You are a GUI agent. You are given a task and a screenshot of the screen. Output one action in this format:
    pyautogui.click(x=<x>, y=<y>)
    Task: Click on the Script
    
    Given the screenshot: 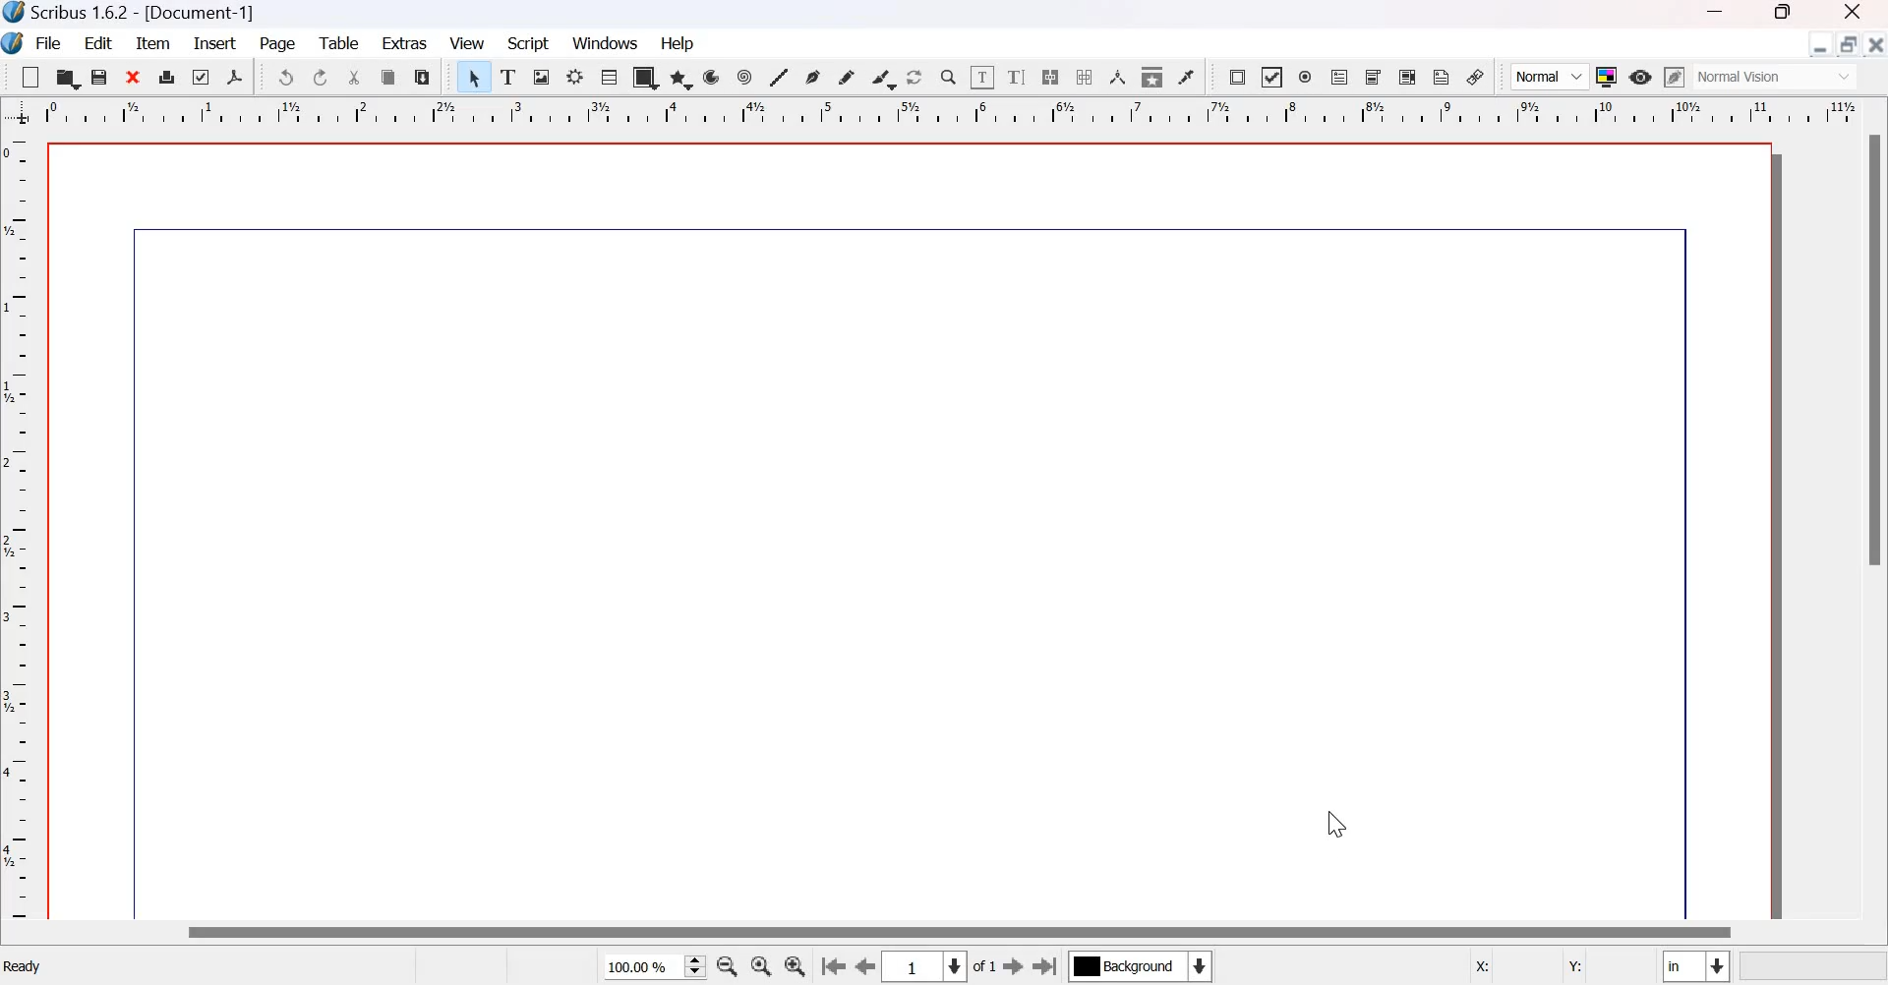 What is the action you would take?
    pyautogui.click(x=528, y=43)
    